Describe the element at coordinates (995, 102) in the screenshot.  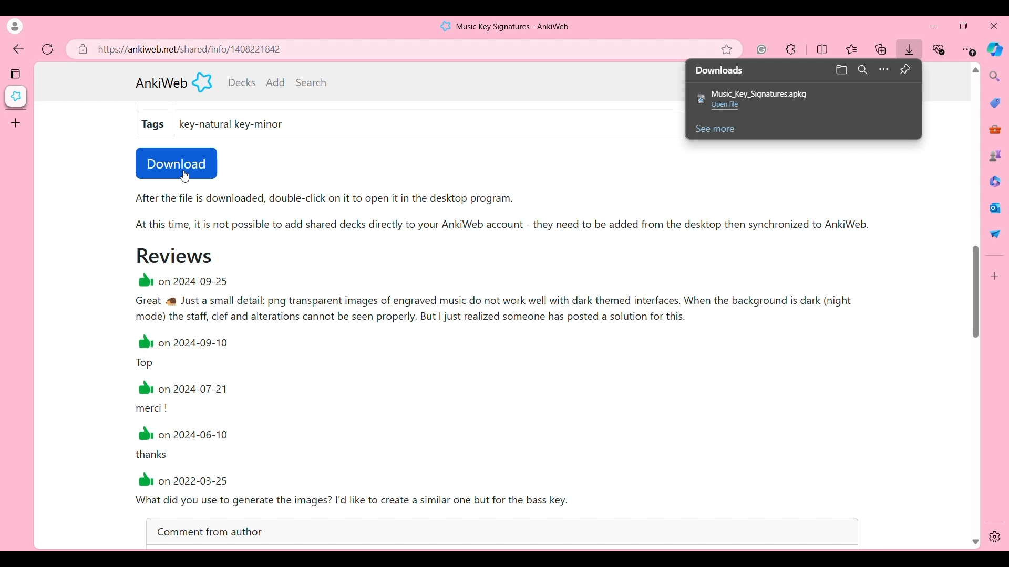
I see `Browser shopping` at that location.